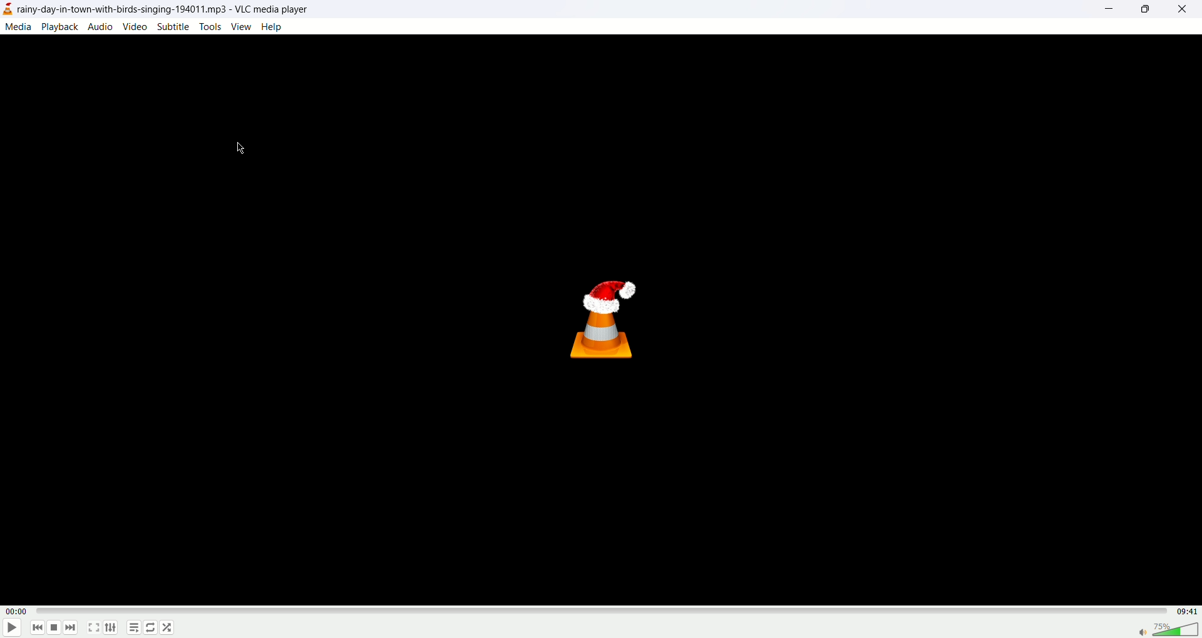 The width and height of the screenshot is (1202, 638). What do you see at coordinates (135, 26) in the screenshot?
I see `video` at bounding box center [135, 26].